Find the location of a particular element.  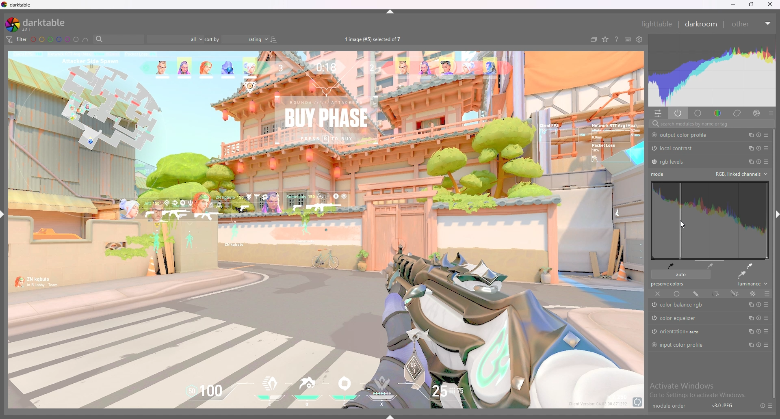

image is located at coordinates (327, 231).